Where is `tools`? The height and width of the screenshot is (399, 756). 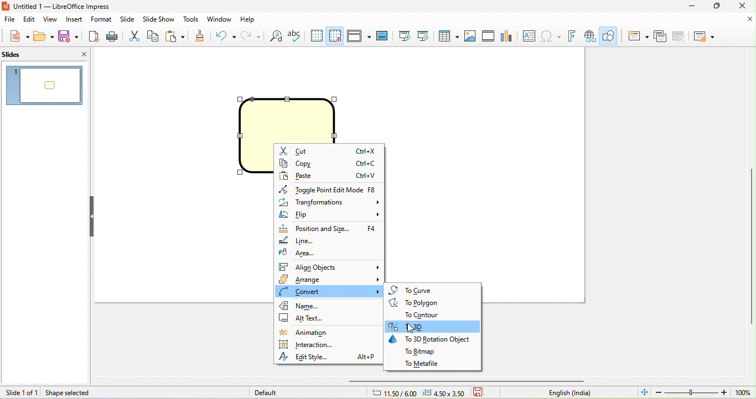
tools is located at coordinates (191, 20).